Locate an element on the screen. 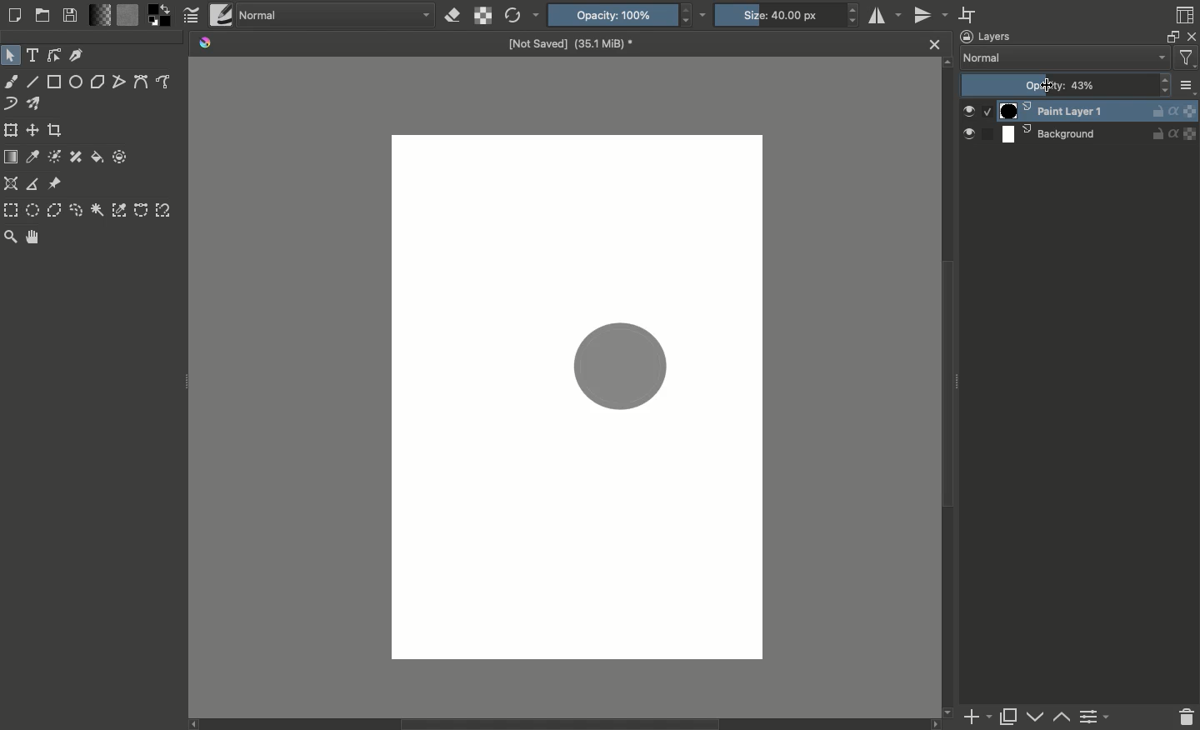 This screenshot has width=1200, height=730. Selected is located at coordinates (987, 113).